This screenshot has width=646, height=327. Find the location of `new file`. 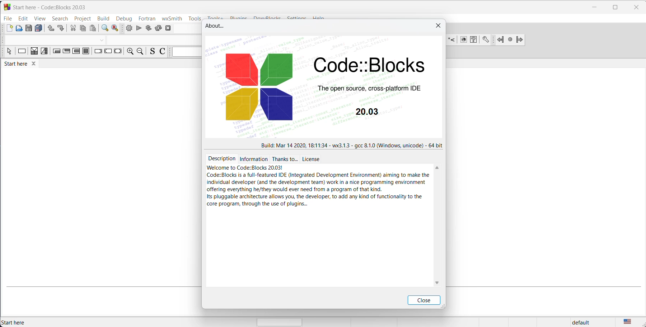

new file is located at coordinates (8, 29).